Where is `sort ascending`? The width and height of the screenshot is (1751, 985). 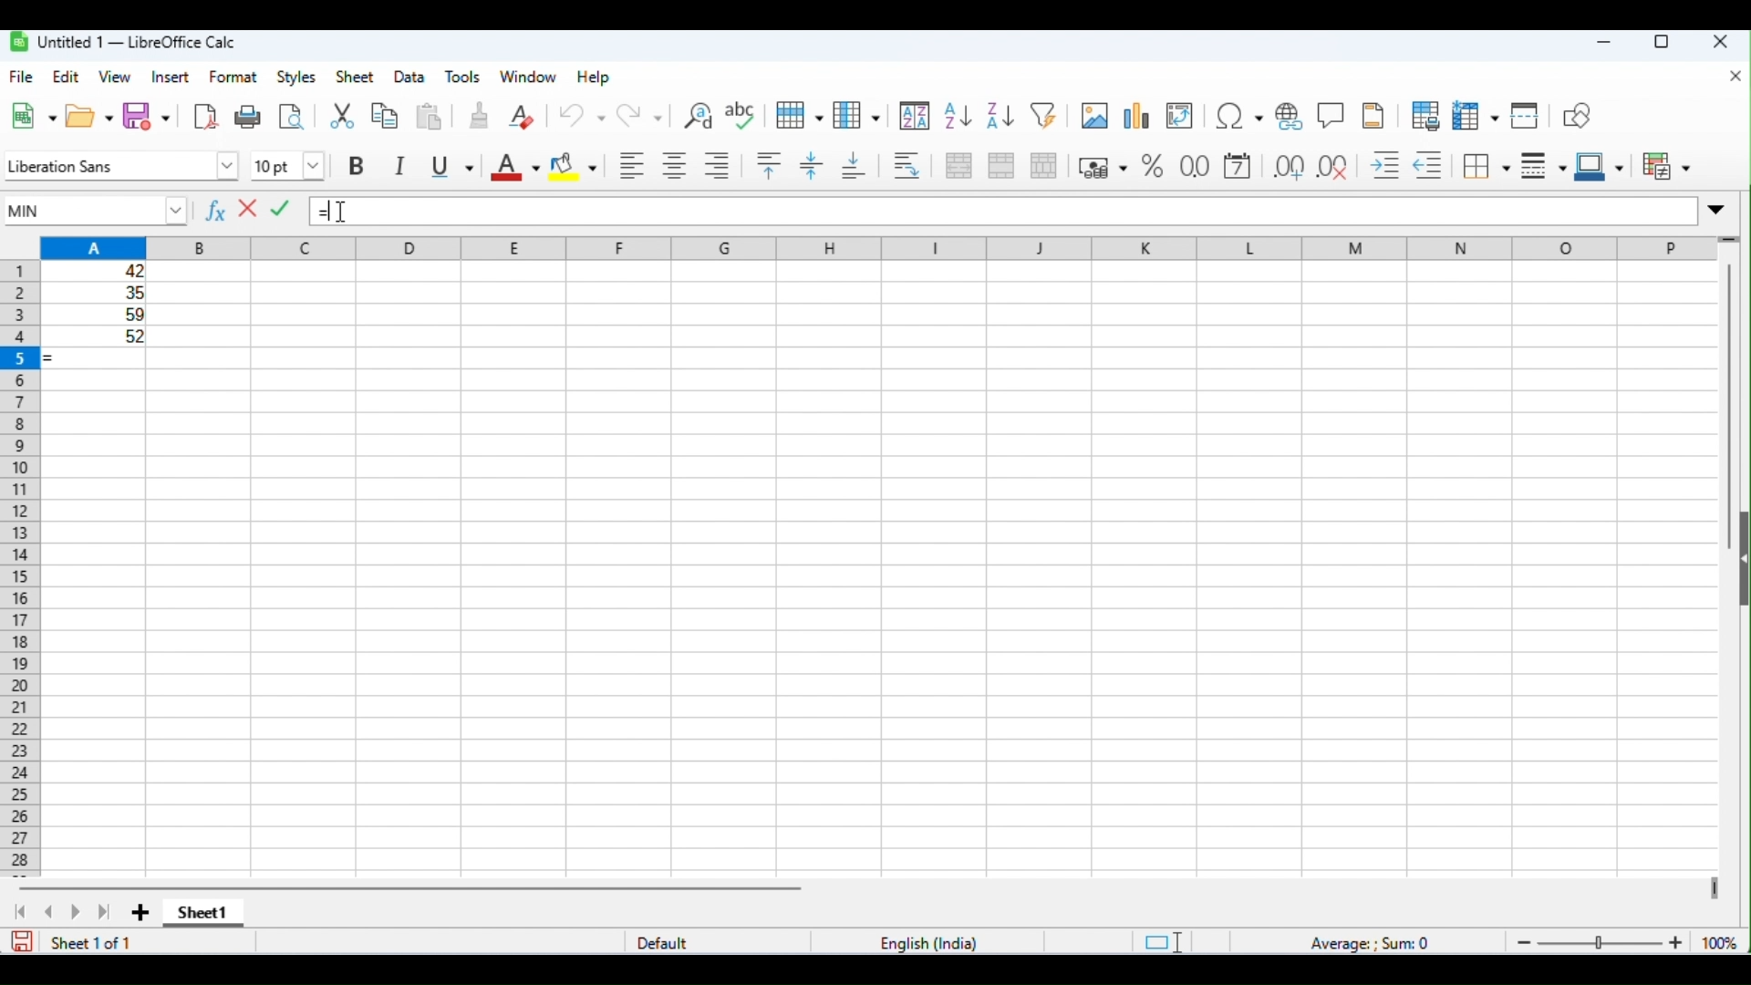 sort ascending is located at coordinates (958, 116).